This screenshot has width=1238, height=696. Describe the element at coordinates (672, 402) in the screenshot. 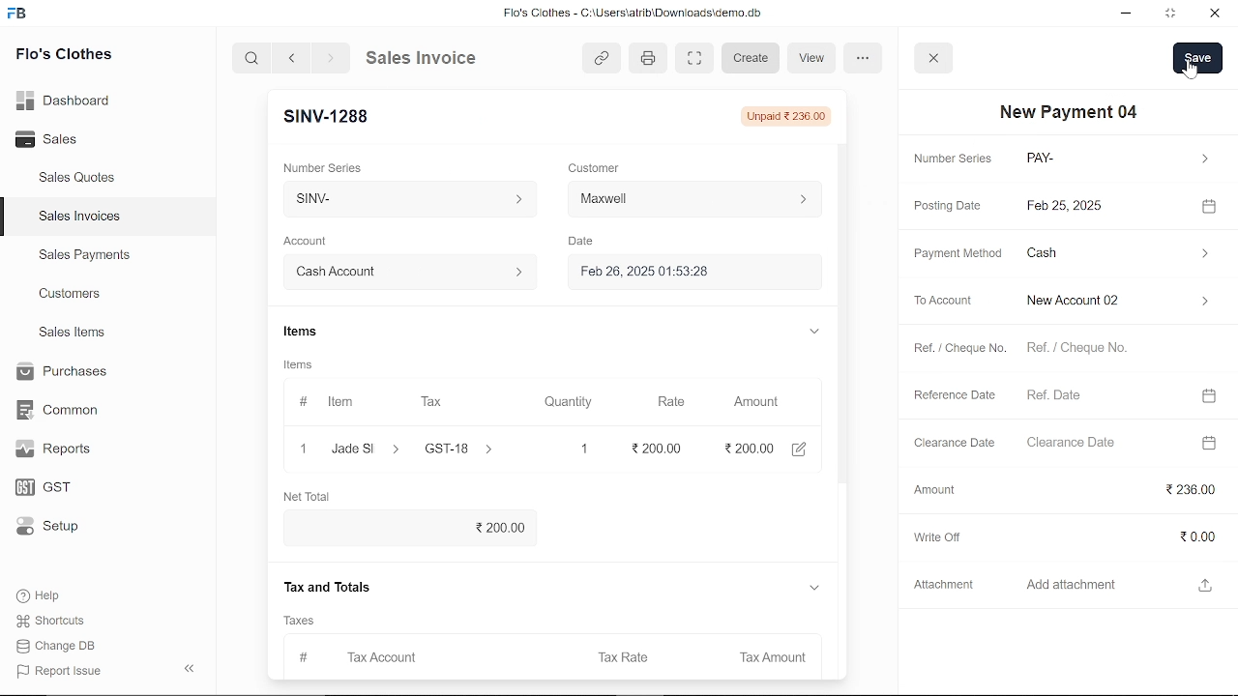

I see `Rate` at that location.